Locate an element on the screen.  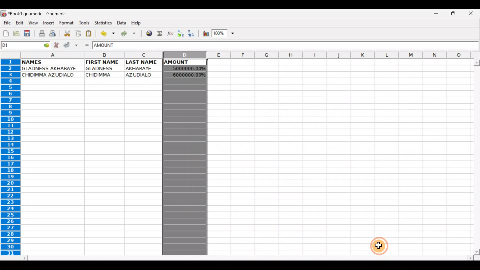
Cut selection is located at coordinates (66, 33).